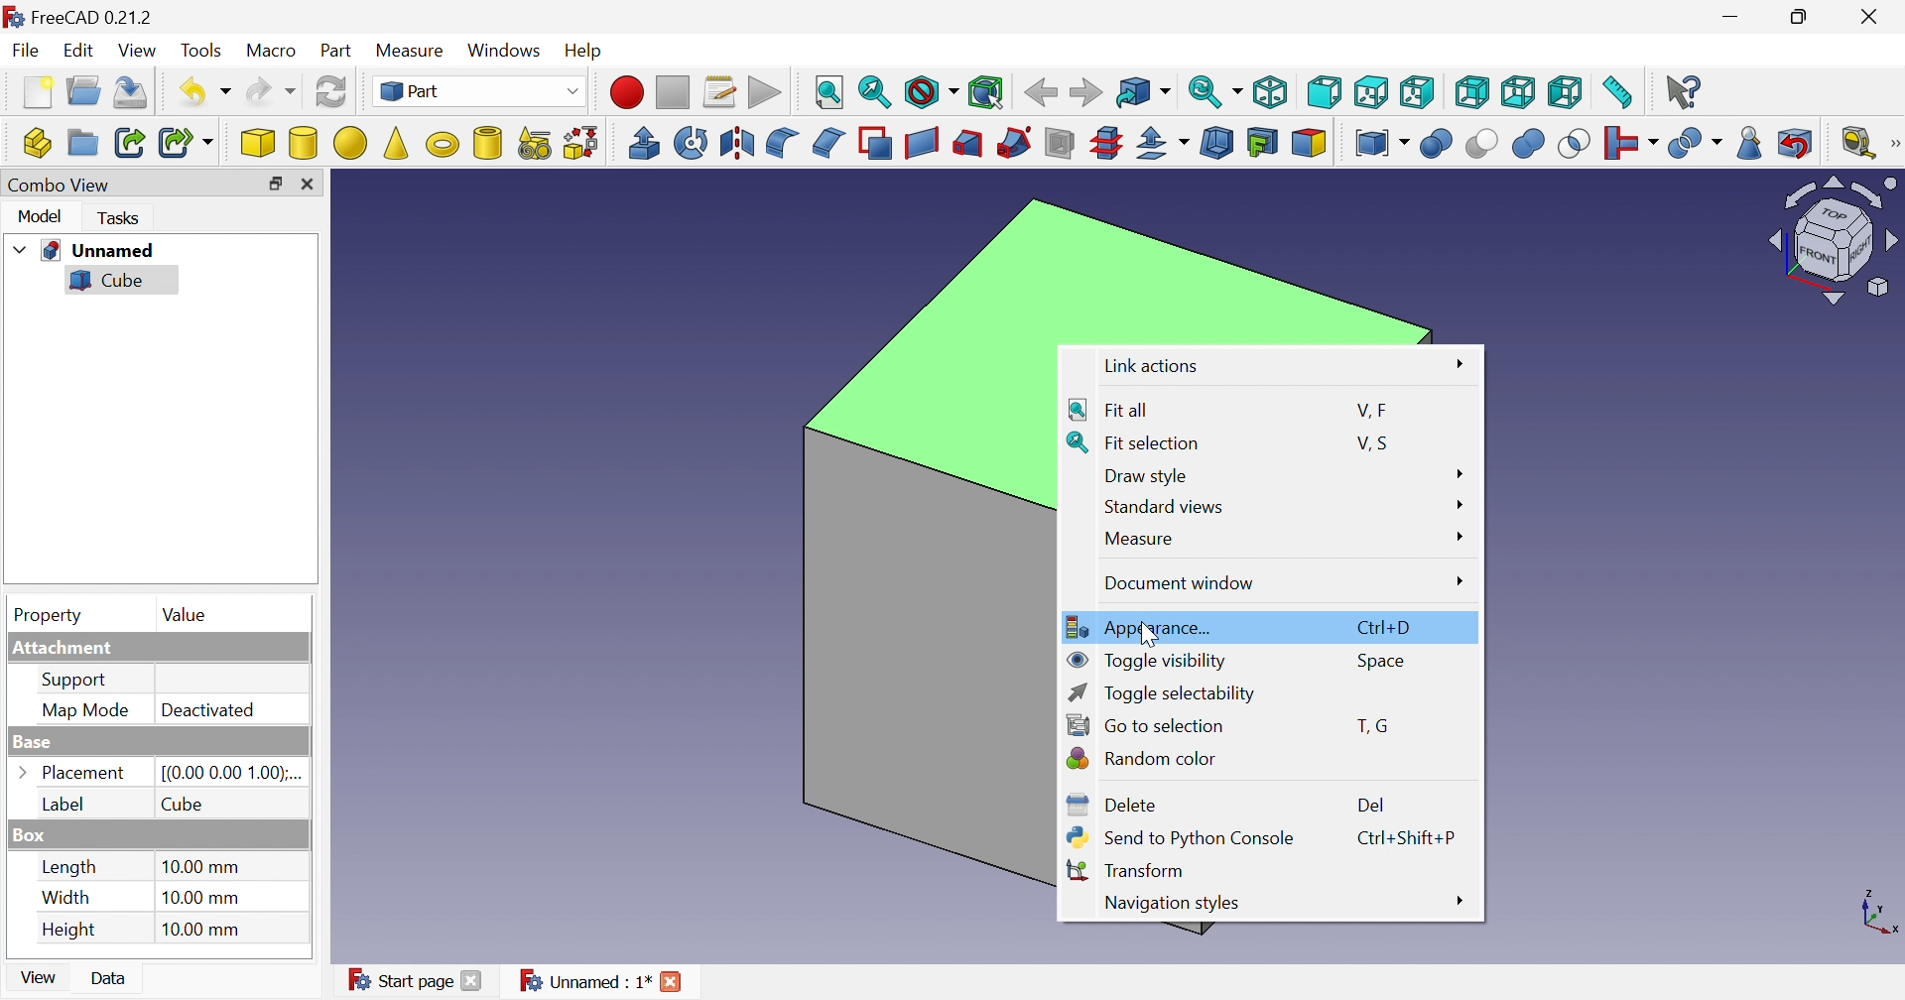 The height and width of the screenshot is (1000, 1905). I want to click on Bounding box, so click(987, 89).